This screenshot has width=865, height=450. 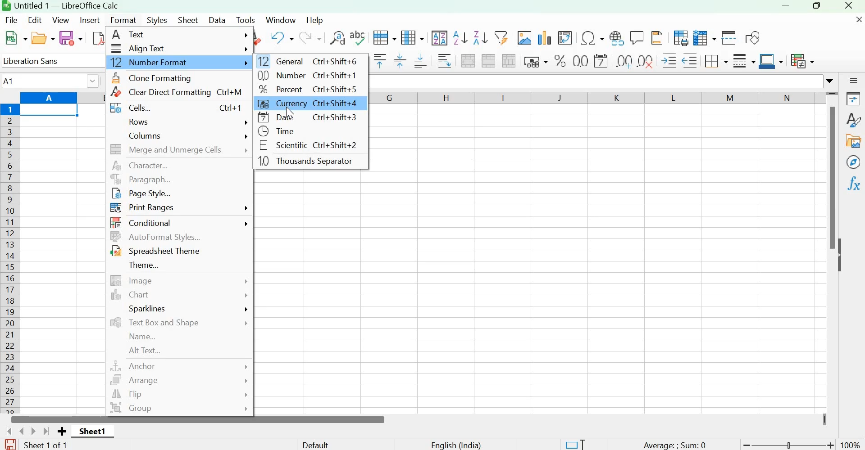 I want to click on Headers and Footers, so click(x=656, y=37).